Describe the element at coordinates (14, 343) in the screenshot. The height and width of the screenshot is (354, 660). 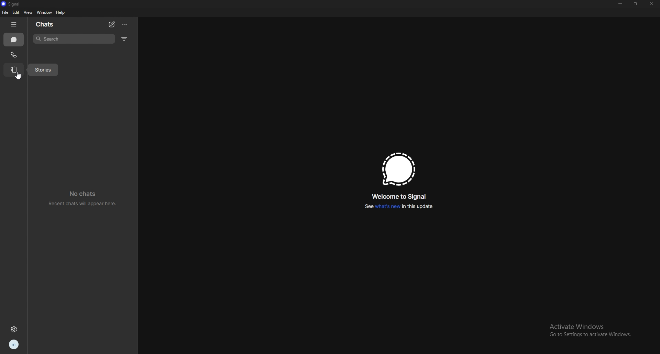
I see `profile` at that location.